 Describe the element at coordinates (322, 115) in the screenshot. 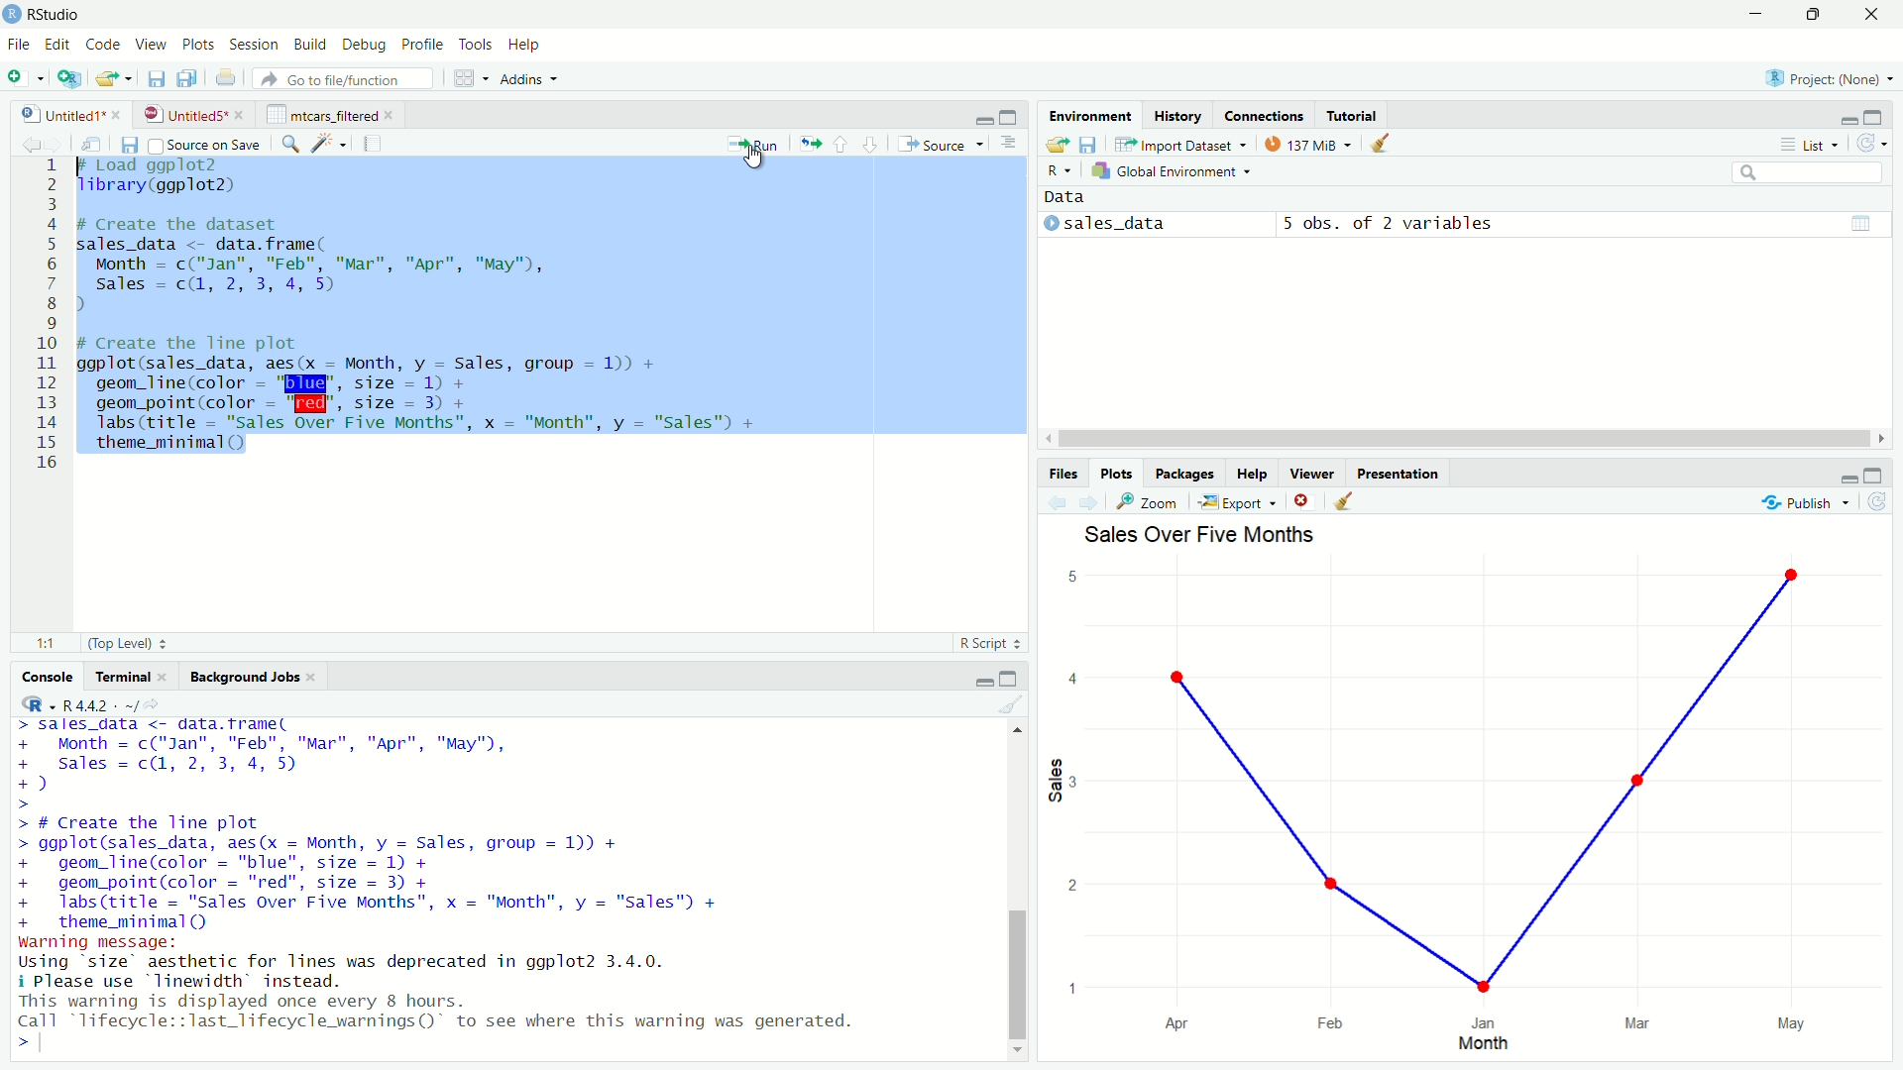

I see `mtcars_filtered` at that location.